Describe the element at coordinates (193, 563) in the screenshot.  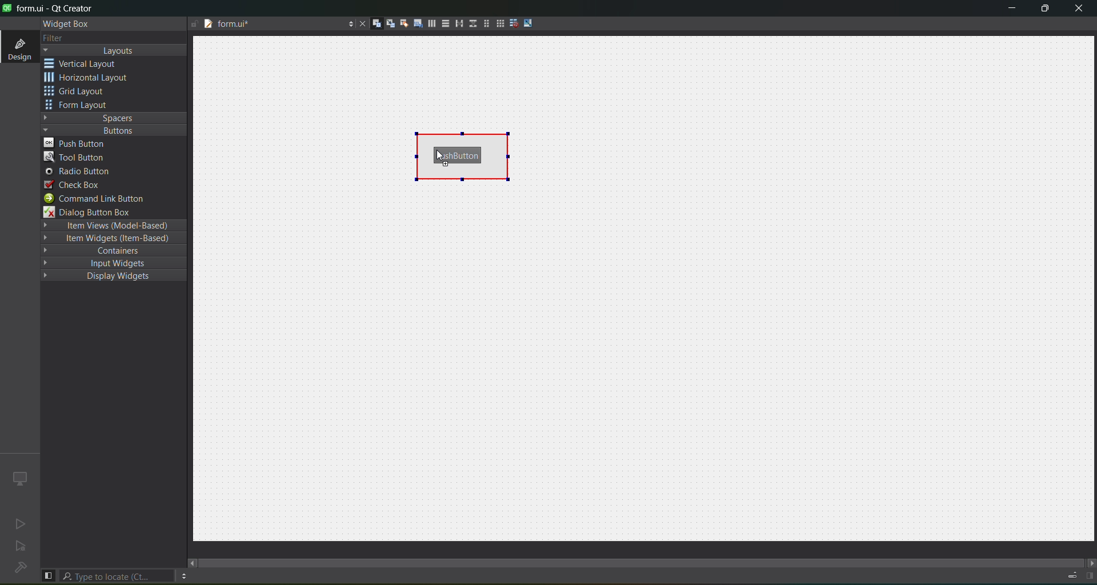
I see `move left` at that location.